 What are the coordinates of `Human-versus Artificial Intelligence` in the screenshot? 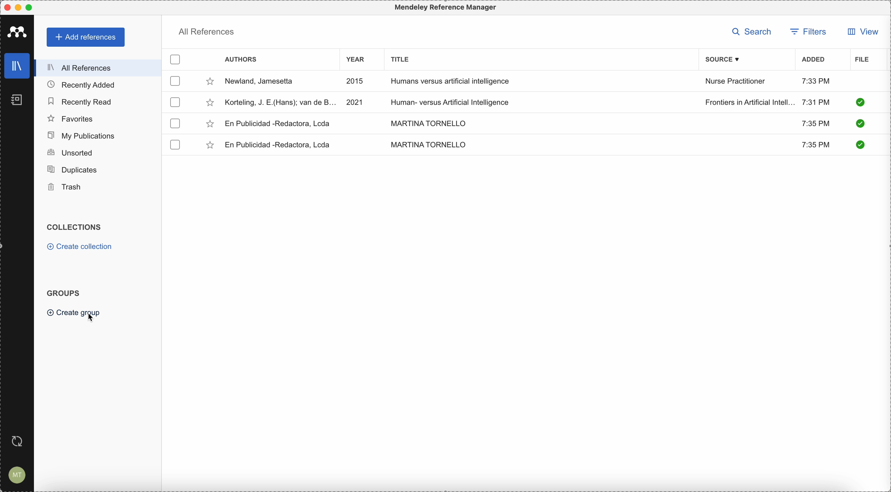 It's located at (456, 101).